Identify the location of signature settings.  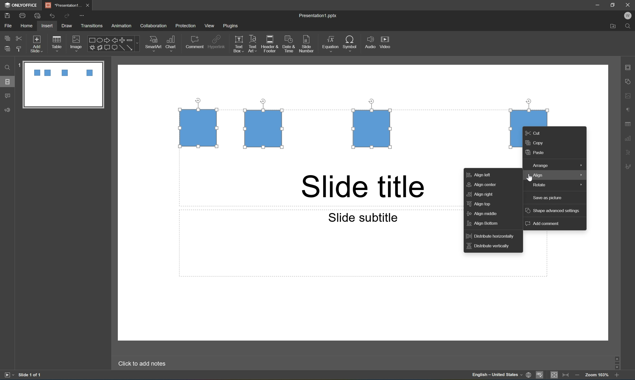
(629, 167).